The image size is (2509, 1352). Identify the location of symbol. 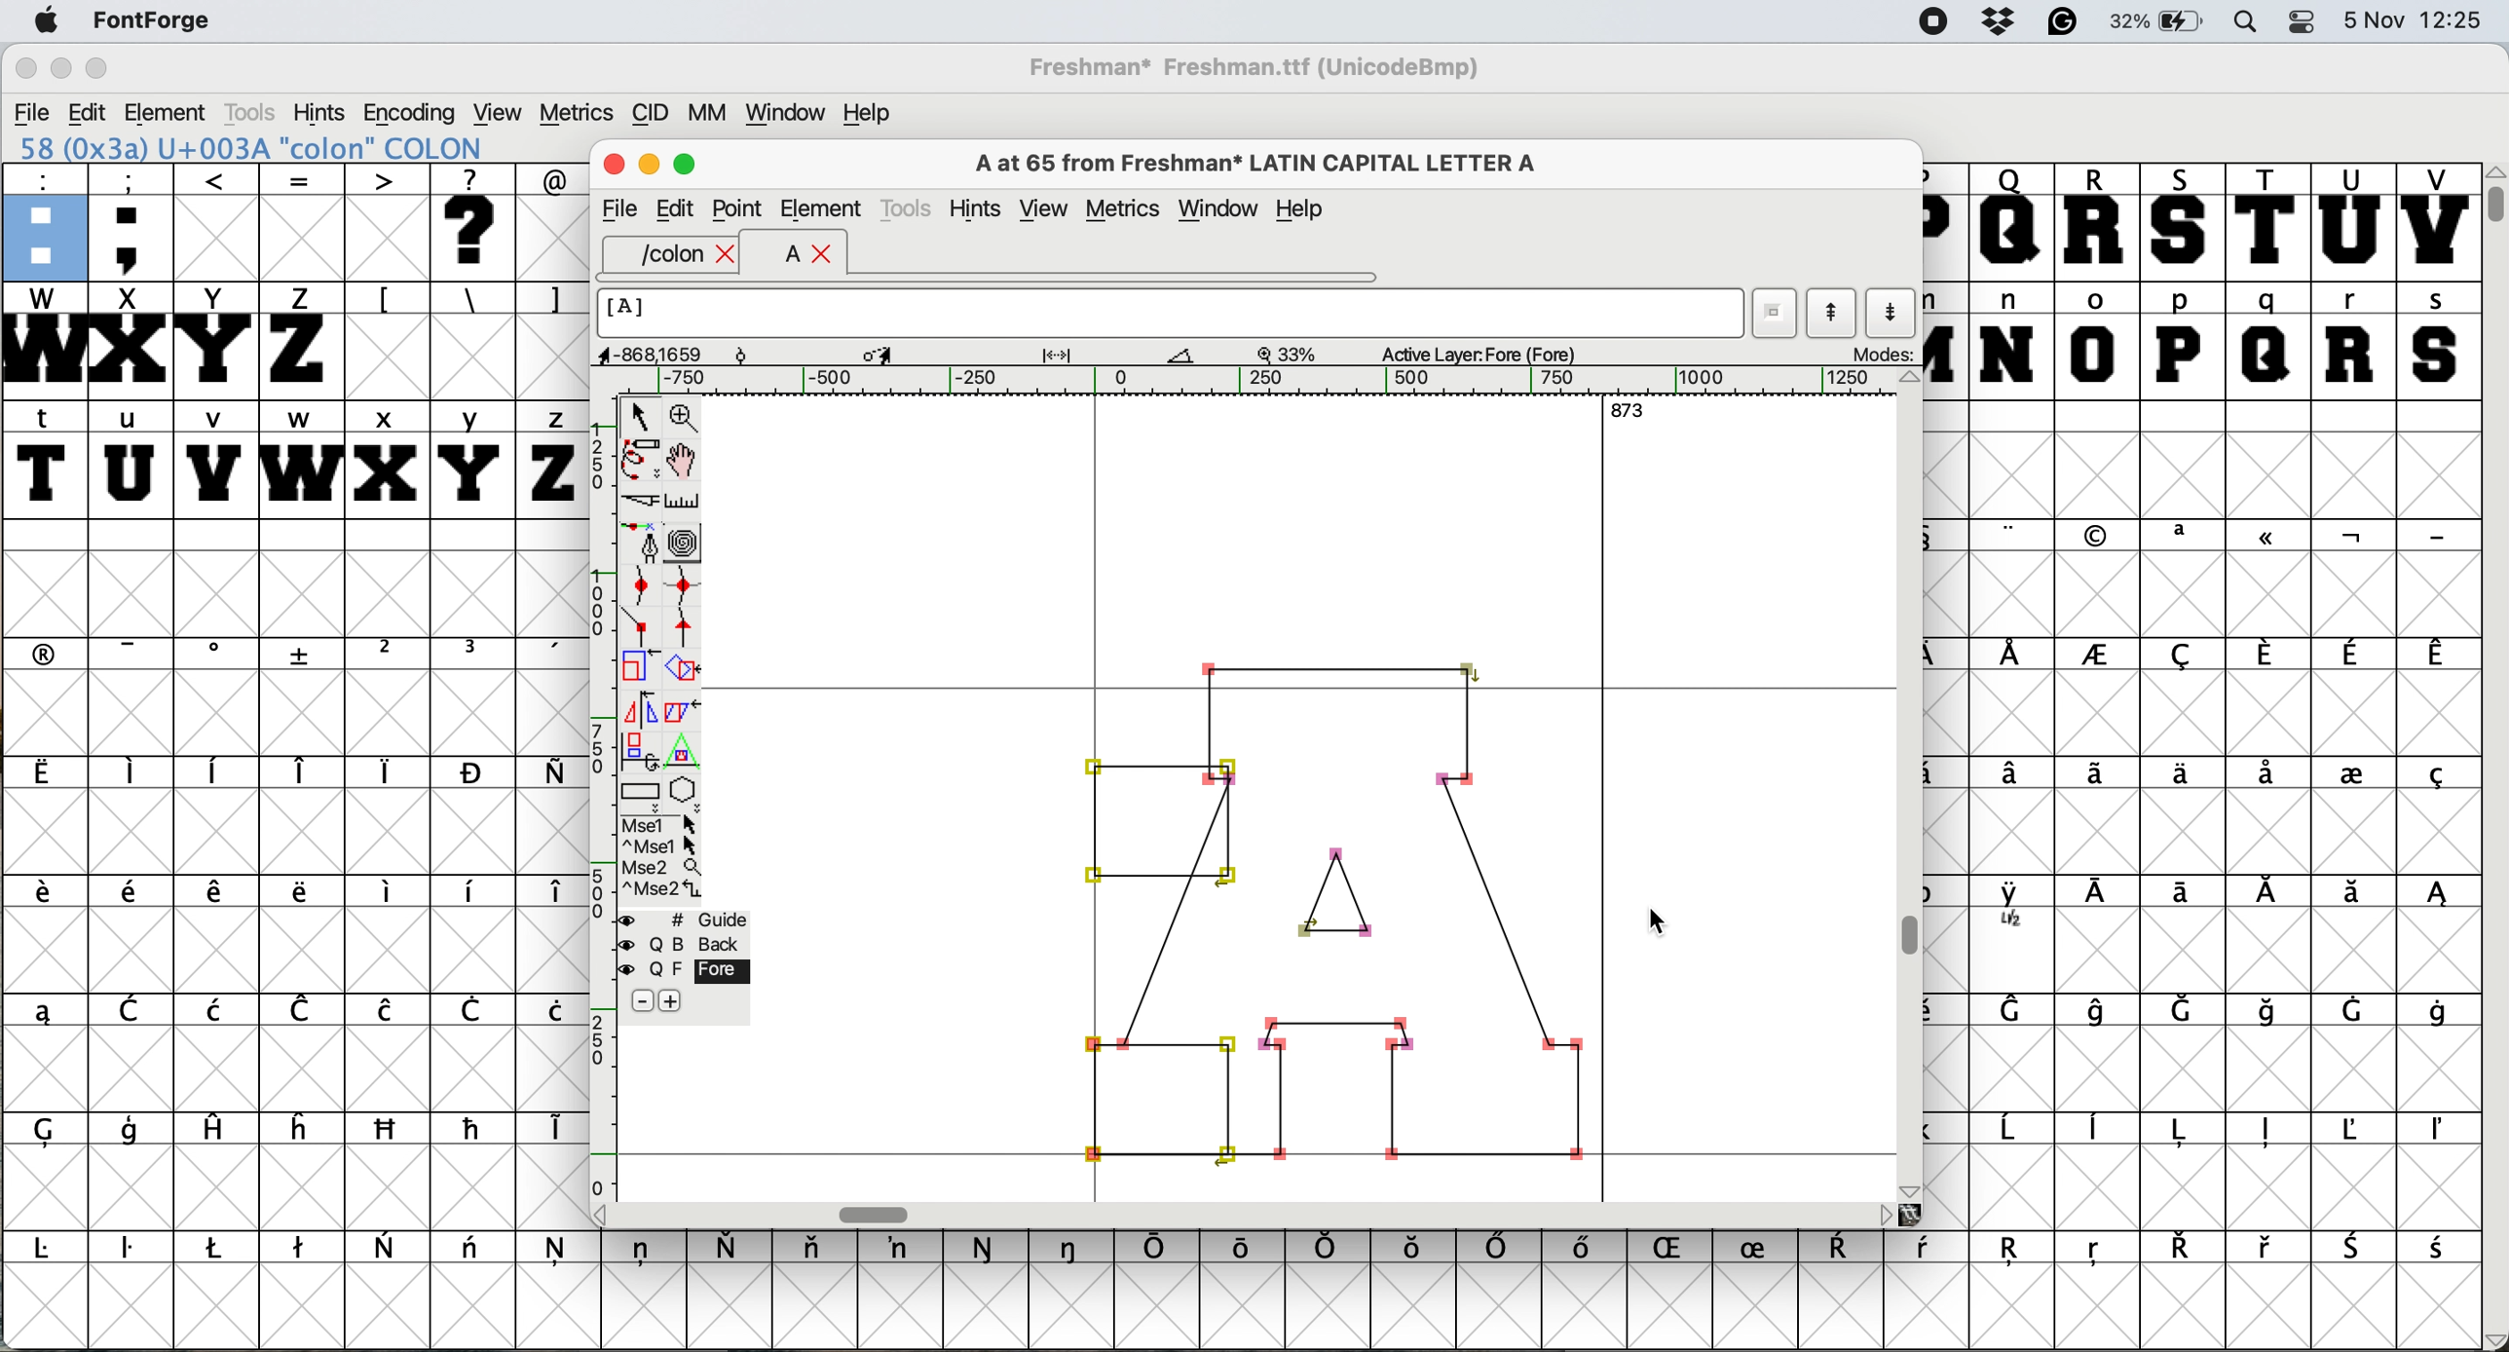
(300, 893).